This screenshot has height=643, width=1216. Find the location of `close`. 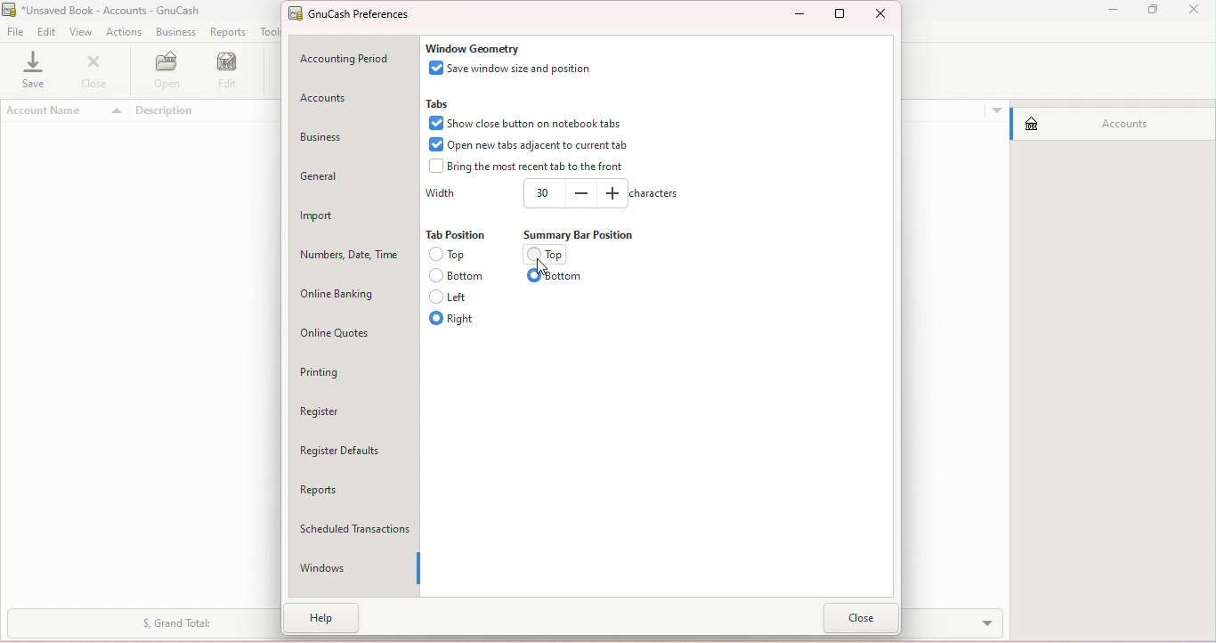

close is located at coordinates (1198, 12).